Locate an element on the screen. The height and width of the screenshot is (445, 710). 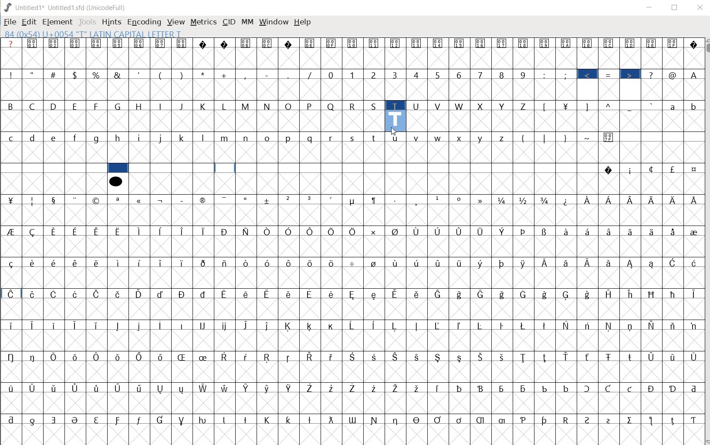
Symbol is located at coordinates (460, 420).